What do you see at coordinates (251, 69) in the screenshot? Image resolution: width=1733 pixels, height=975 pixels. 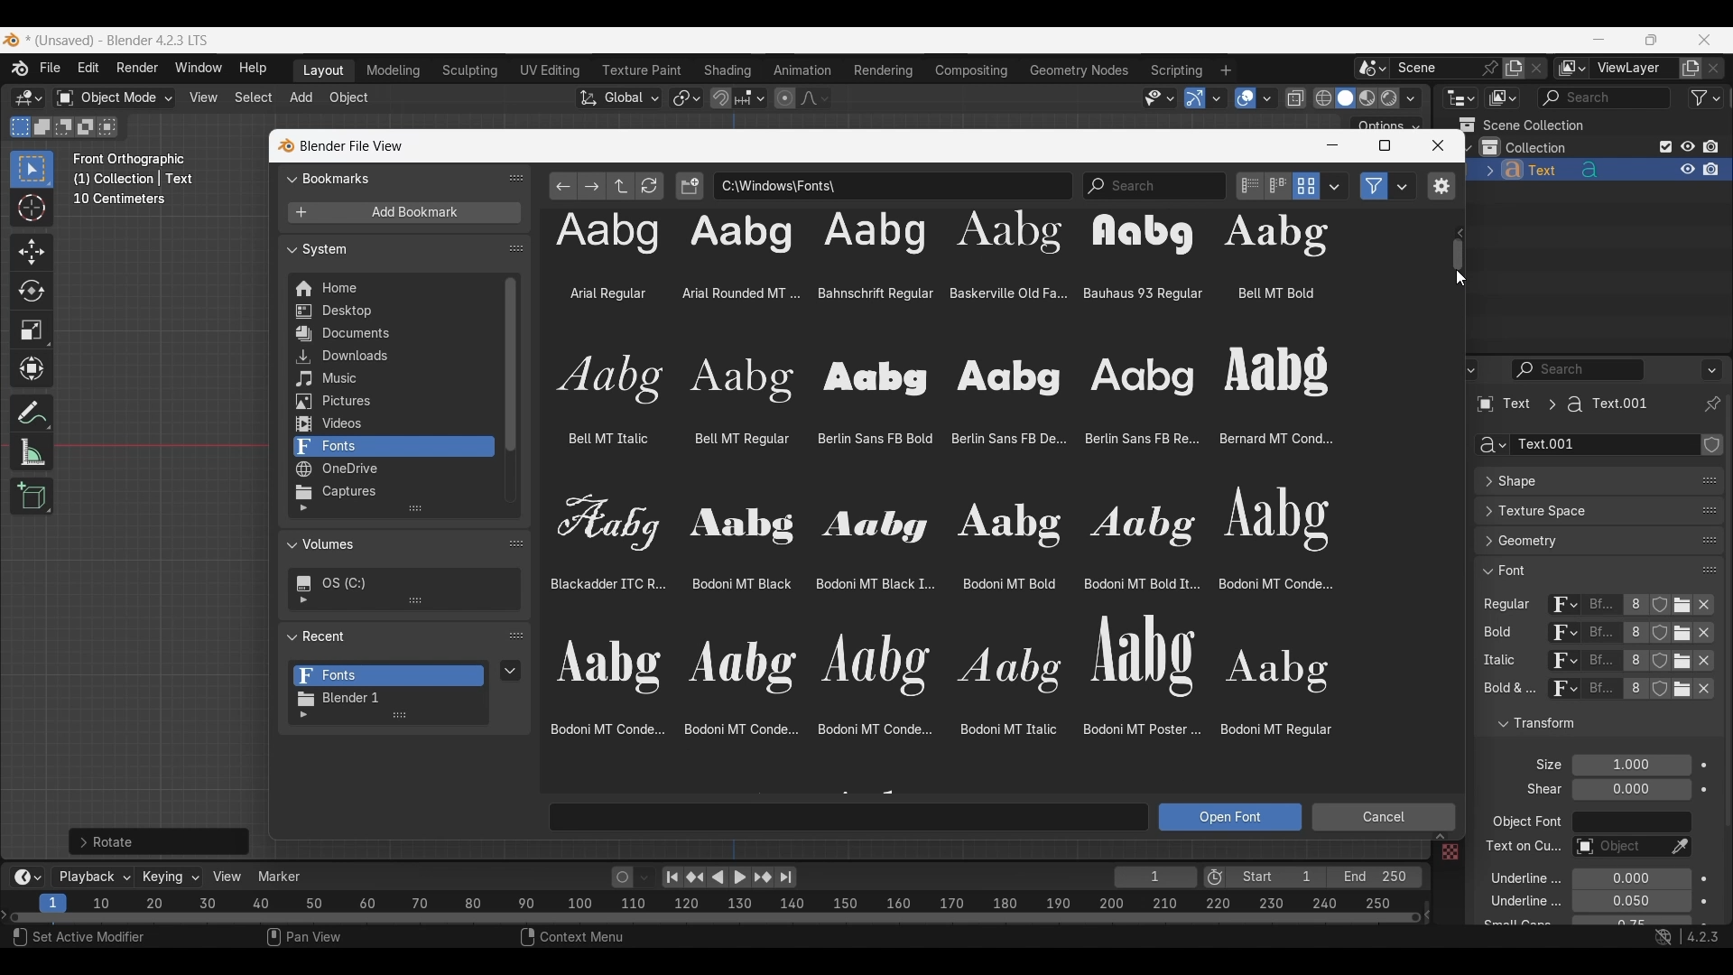 I see `Help menu` at bounding box center [251, 69].